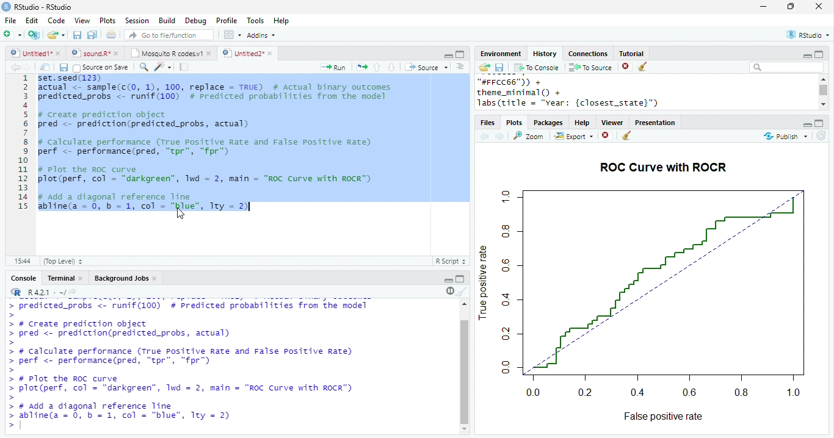  I want to click on run, so click(333, 67).